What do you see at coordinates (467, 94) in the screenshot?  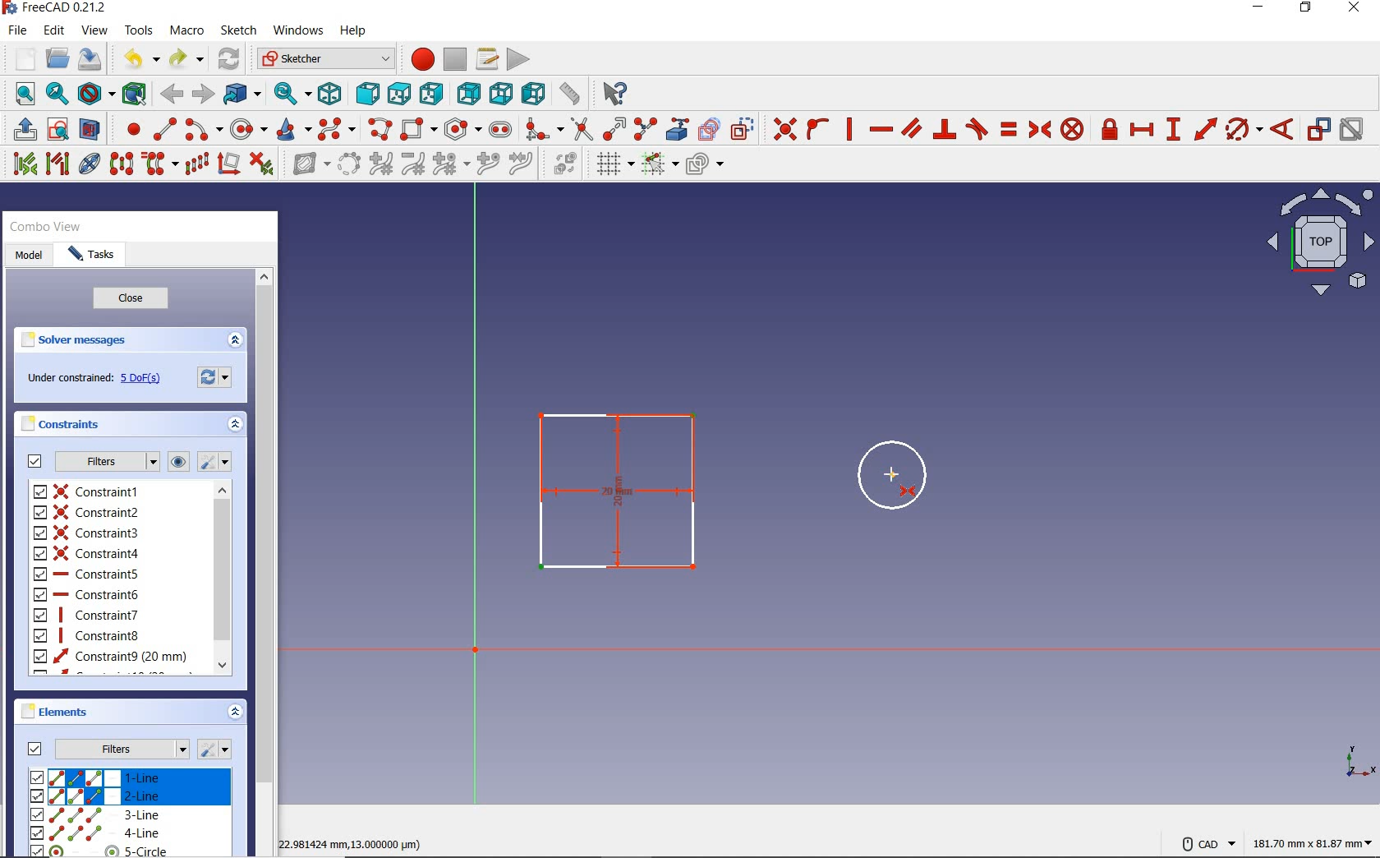 I see `rear` at bounding box center [467, 94].